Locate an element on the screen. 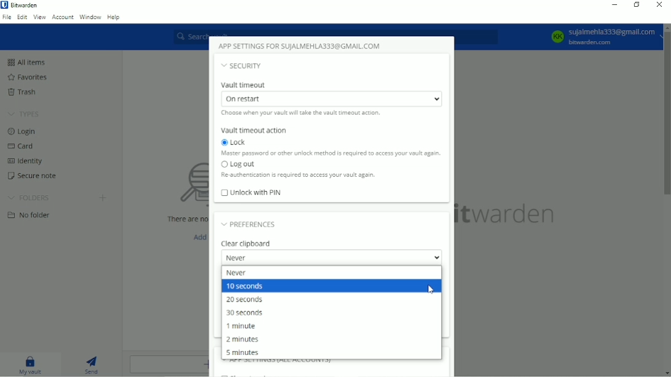  Vault timeout action is located at coordinates (256, 131).